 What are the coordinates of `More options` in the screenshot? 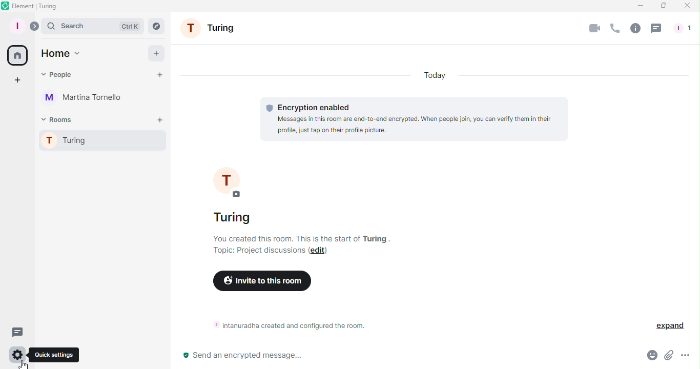 It's located at (687, 357).